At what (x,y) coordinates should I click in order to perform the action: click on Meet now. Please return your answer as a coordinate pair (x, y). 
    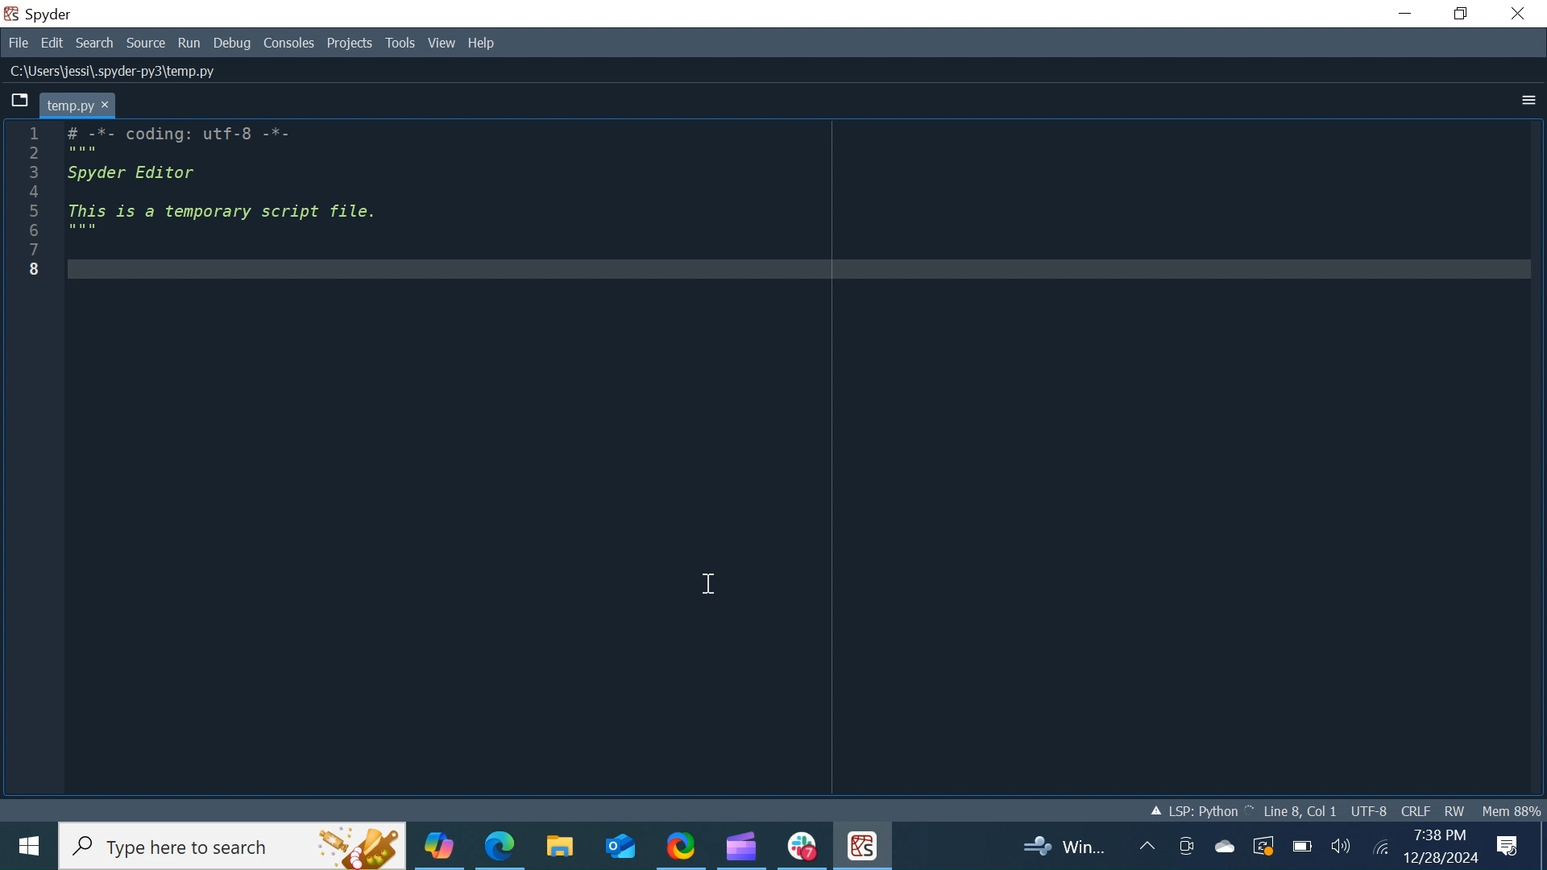
    Looking at the image, I should click on (1185, 847).